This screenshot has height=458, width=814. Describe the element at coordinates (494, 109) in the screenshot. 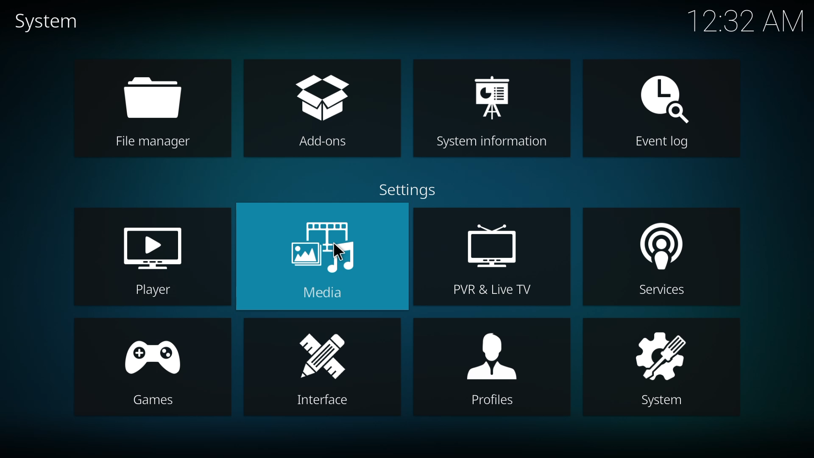

I see `system information` at that location.